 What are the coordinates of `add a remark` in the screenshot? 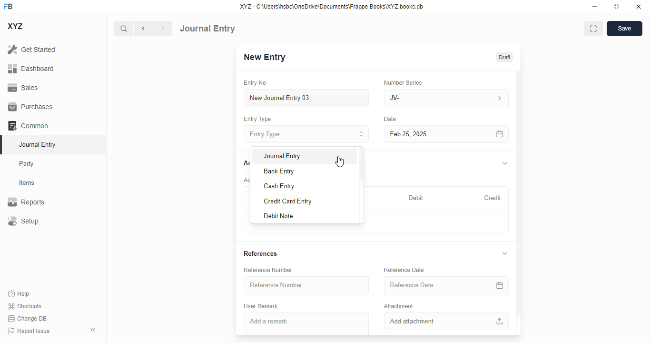 It's located at (306, 324).